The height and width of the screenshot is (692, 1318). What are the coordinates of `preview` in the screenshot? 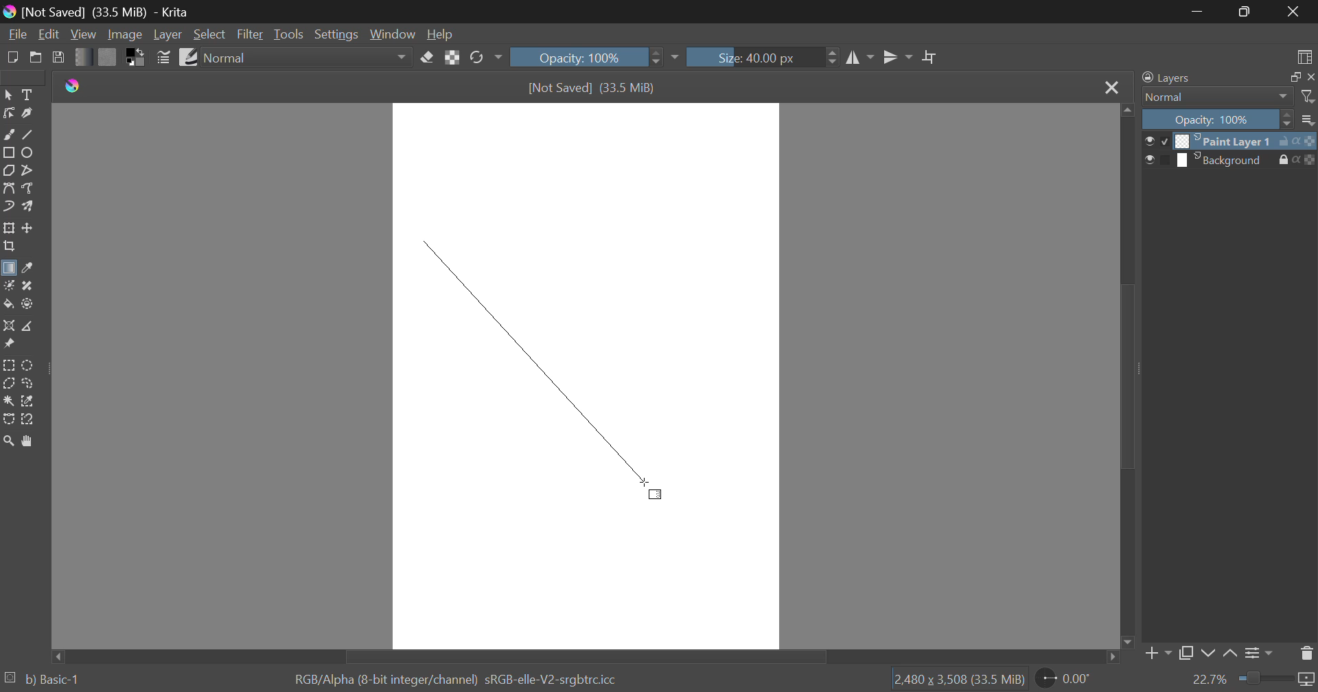 It's located at (1153, 159).